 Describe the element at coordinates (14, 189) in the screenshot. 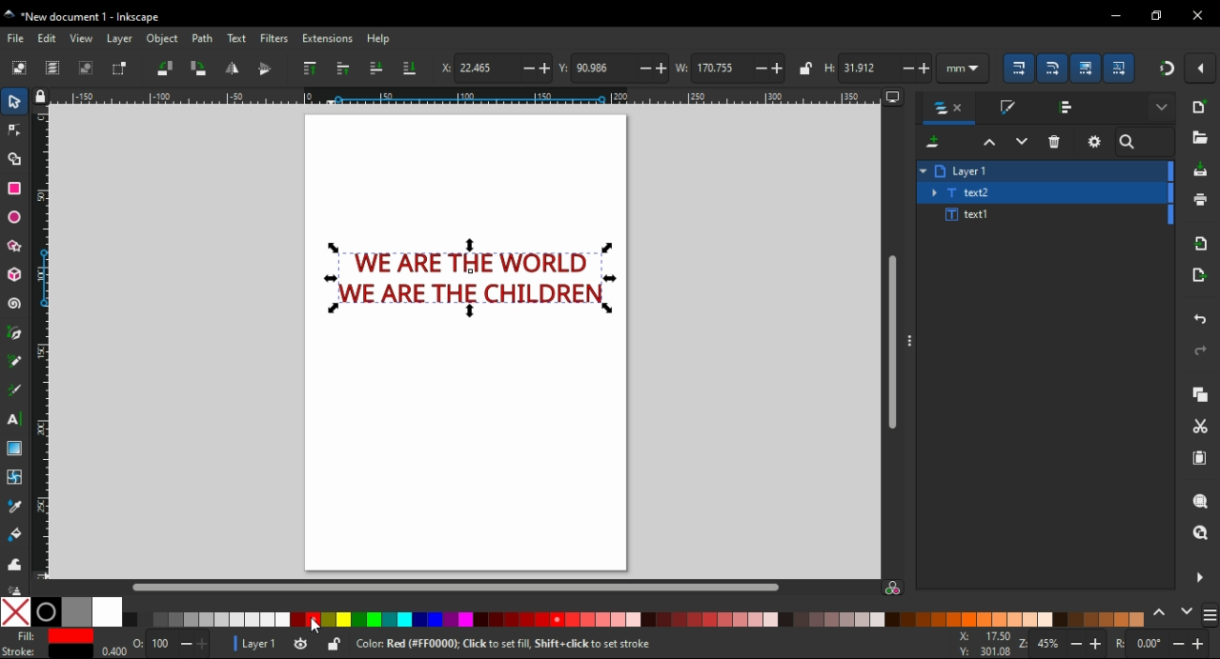

I see `rectangle tool` at that location.